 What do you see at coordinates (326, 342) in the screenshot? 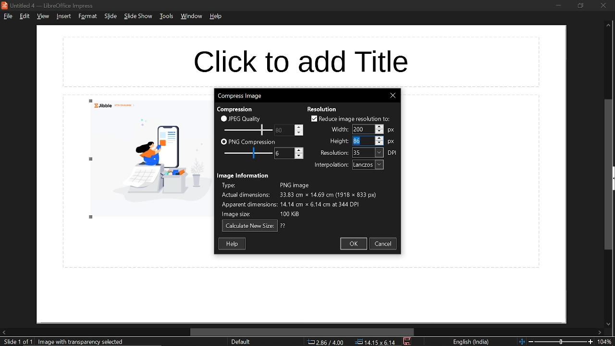
I see `co-ordinate` at bounding box center [326, 342].